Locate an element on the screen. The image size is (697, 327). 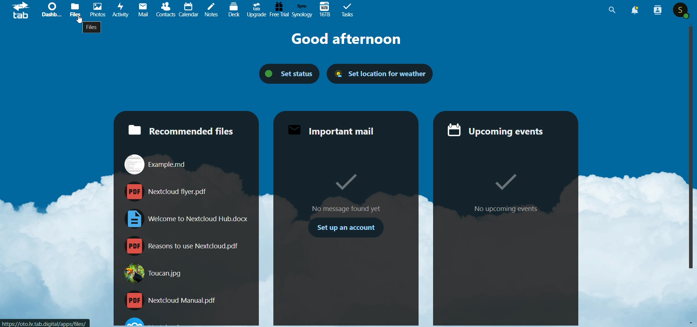
search is located at coordinates (614, 11).